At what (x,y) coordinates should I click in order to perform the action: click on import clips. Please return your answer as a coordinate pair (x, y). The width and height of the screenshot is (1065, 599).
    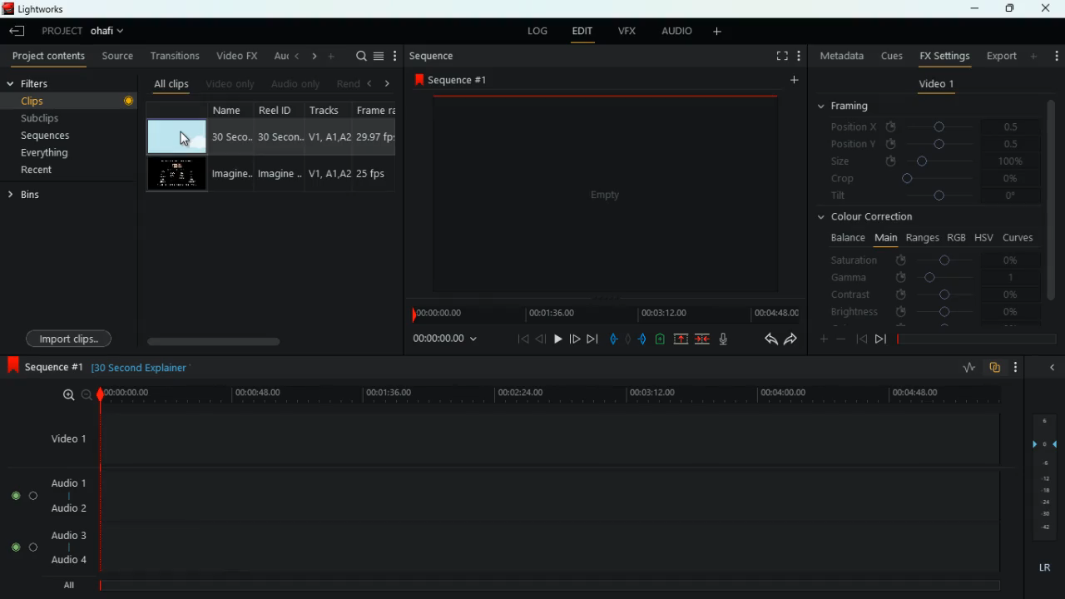
    Looking at the image, I should click on (69, 337).